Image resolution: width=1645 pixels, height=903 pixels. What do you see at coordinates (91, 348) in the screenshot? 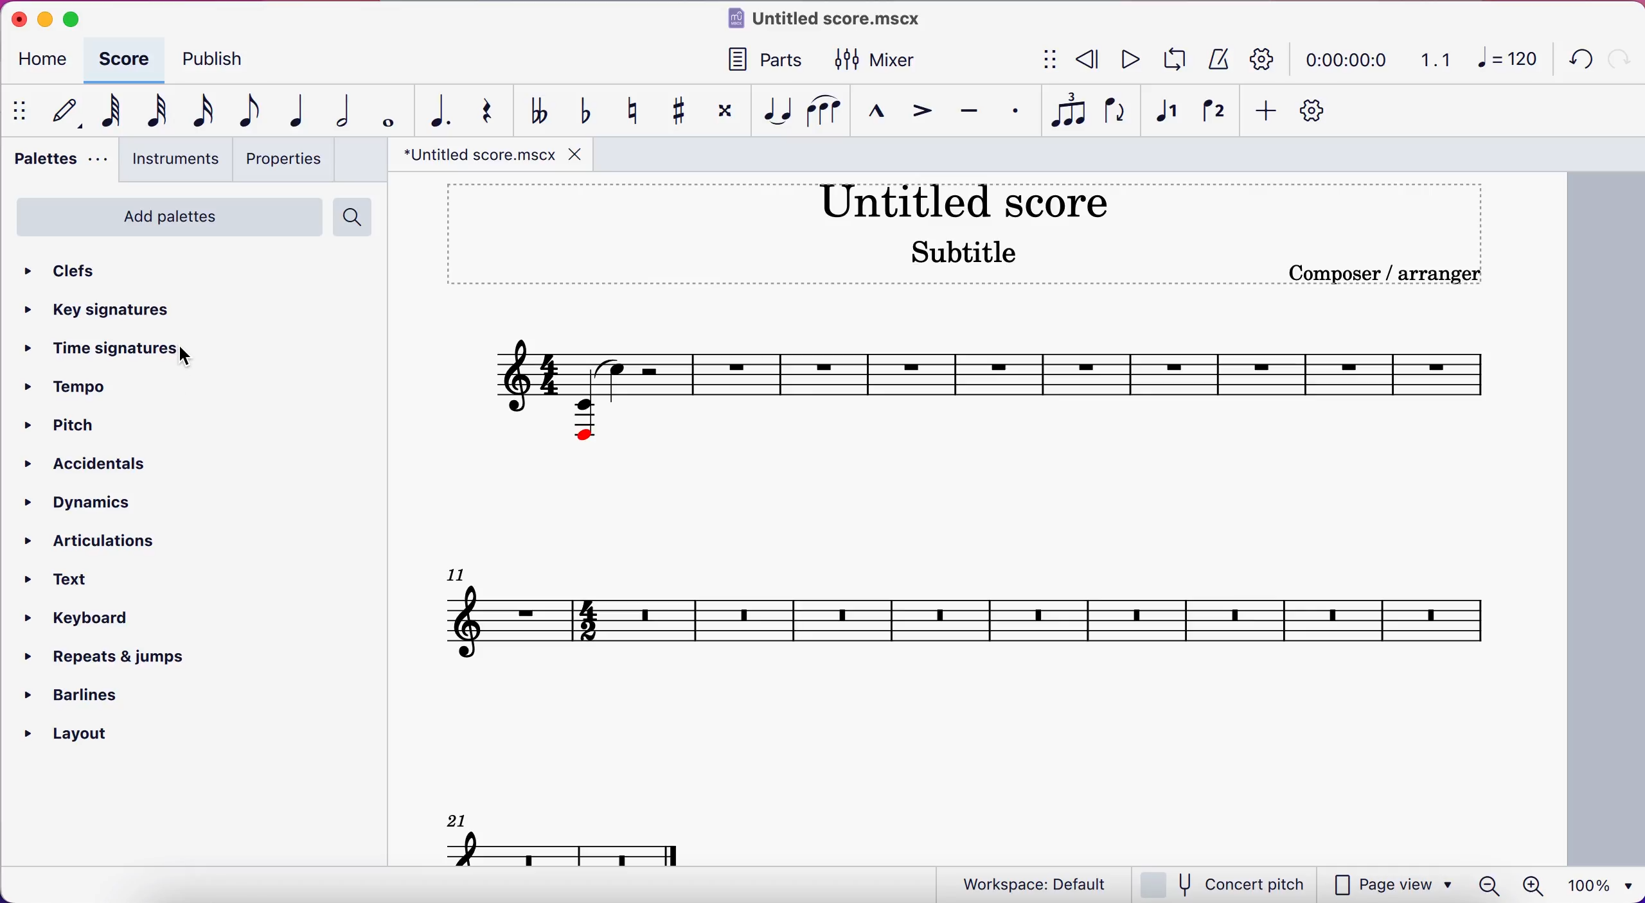
I see `time signatures` at bounding box center [91, 348].